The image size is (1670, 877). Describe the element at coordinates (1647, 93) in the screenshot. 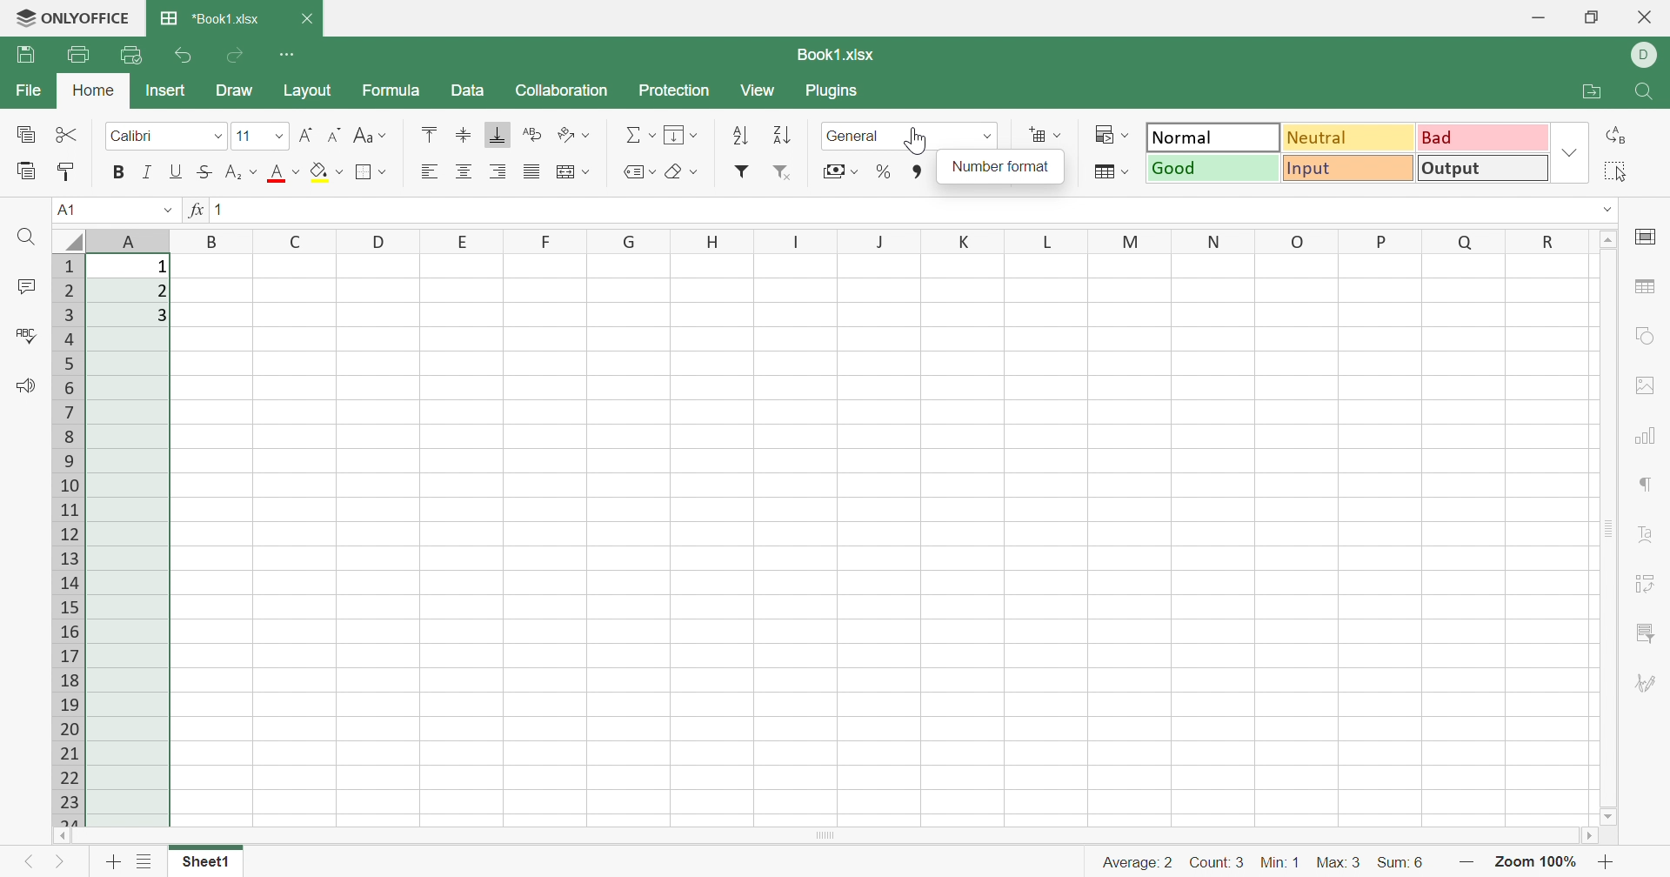

I see `Find` at that location.